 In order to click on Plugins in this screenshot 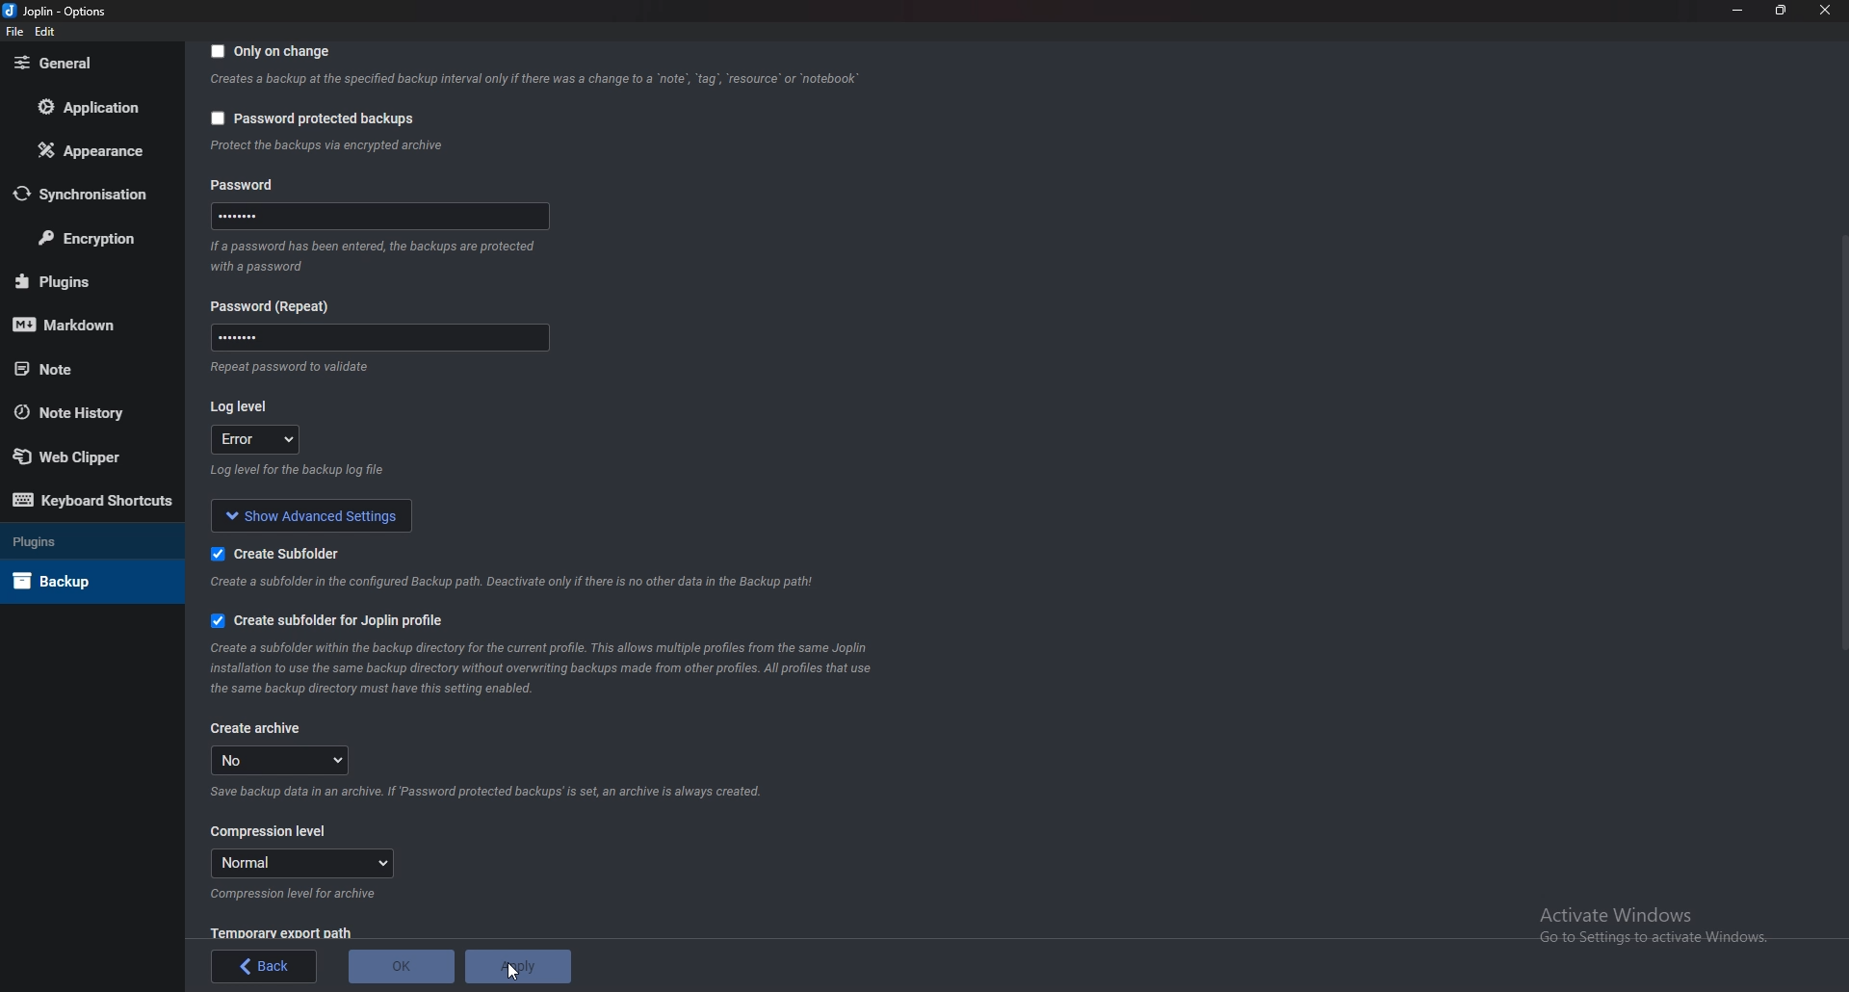, I will do `click(82, 543)`.